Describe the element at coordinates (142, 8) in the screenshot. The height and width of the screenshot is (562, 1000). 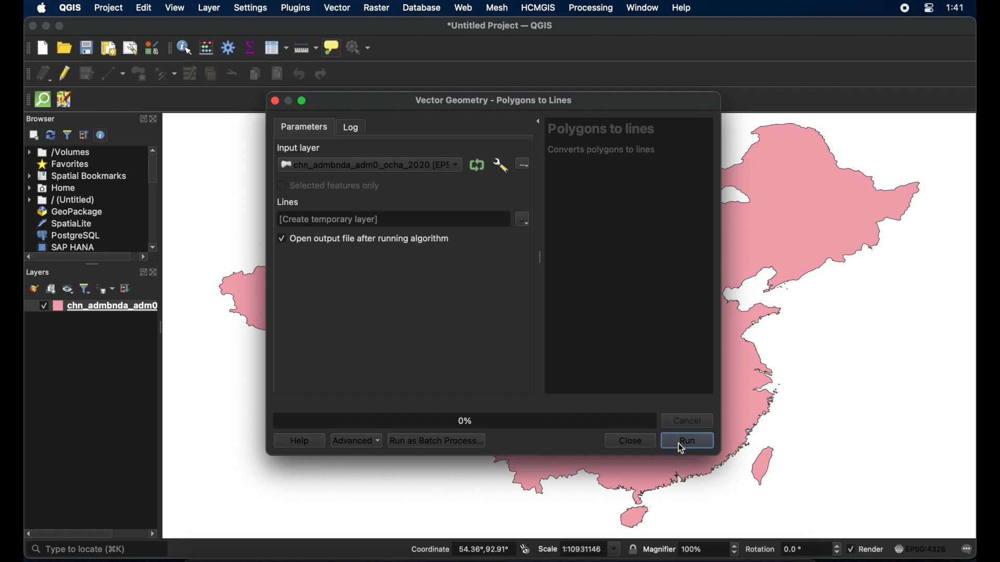
I see `edit` at that location.